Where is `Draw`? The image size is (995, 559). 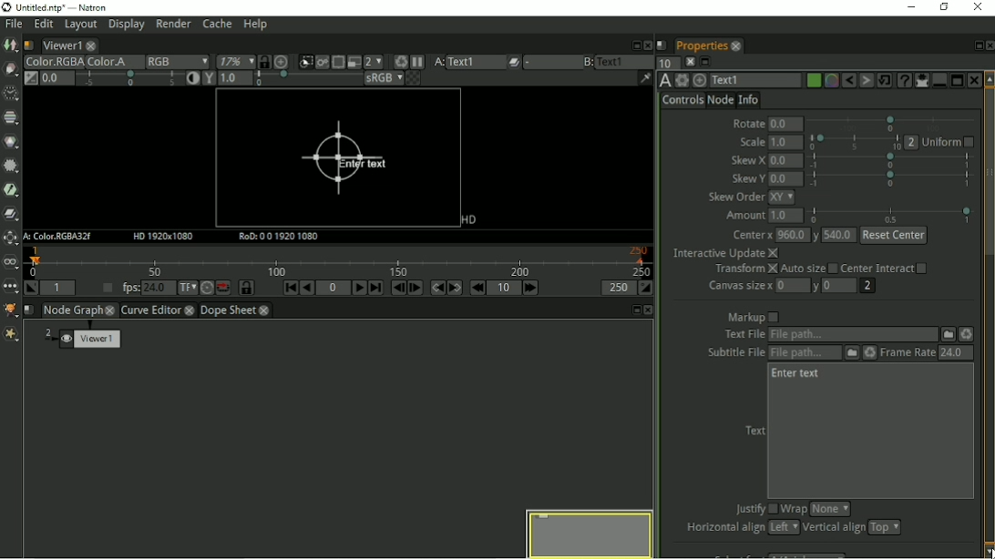
Draw is located at coordinates (10, 68).